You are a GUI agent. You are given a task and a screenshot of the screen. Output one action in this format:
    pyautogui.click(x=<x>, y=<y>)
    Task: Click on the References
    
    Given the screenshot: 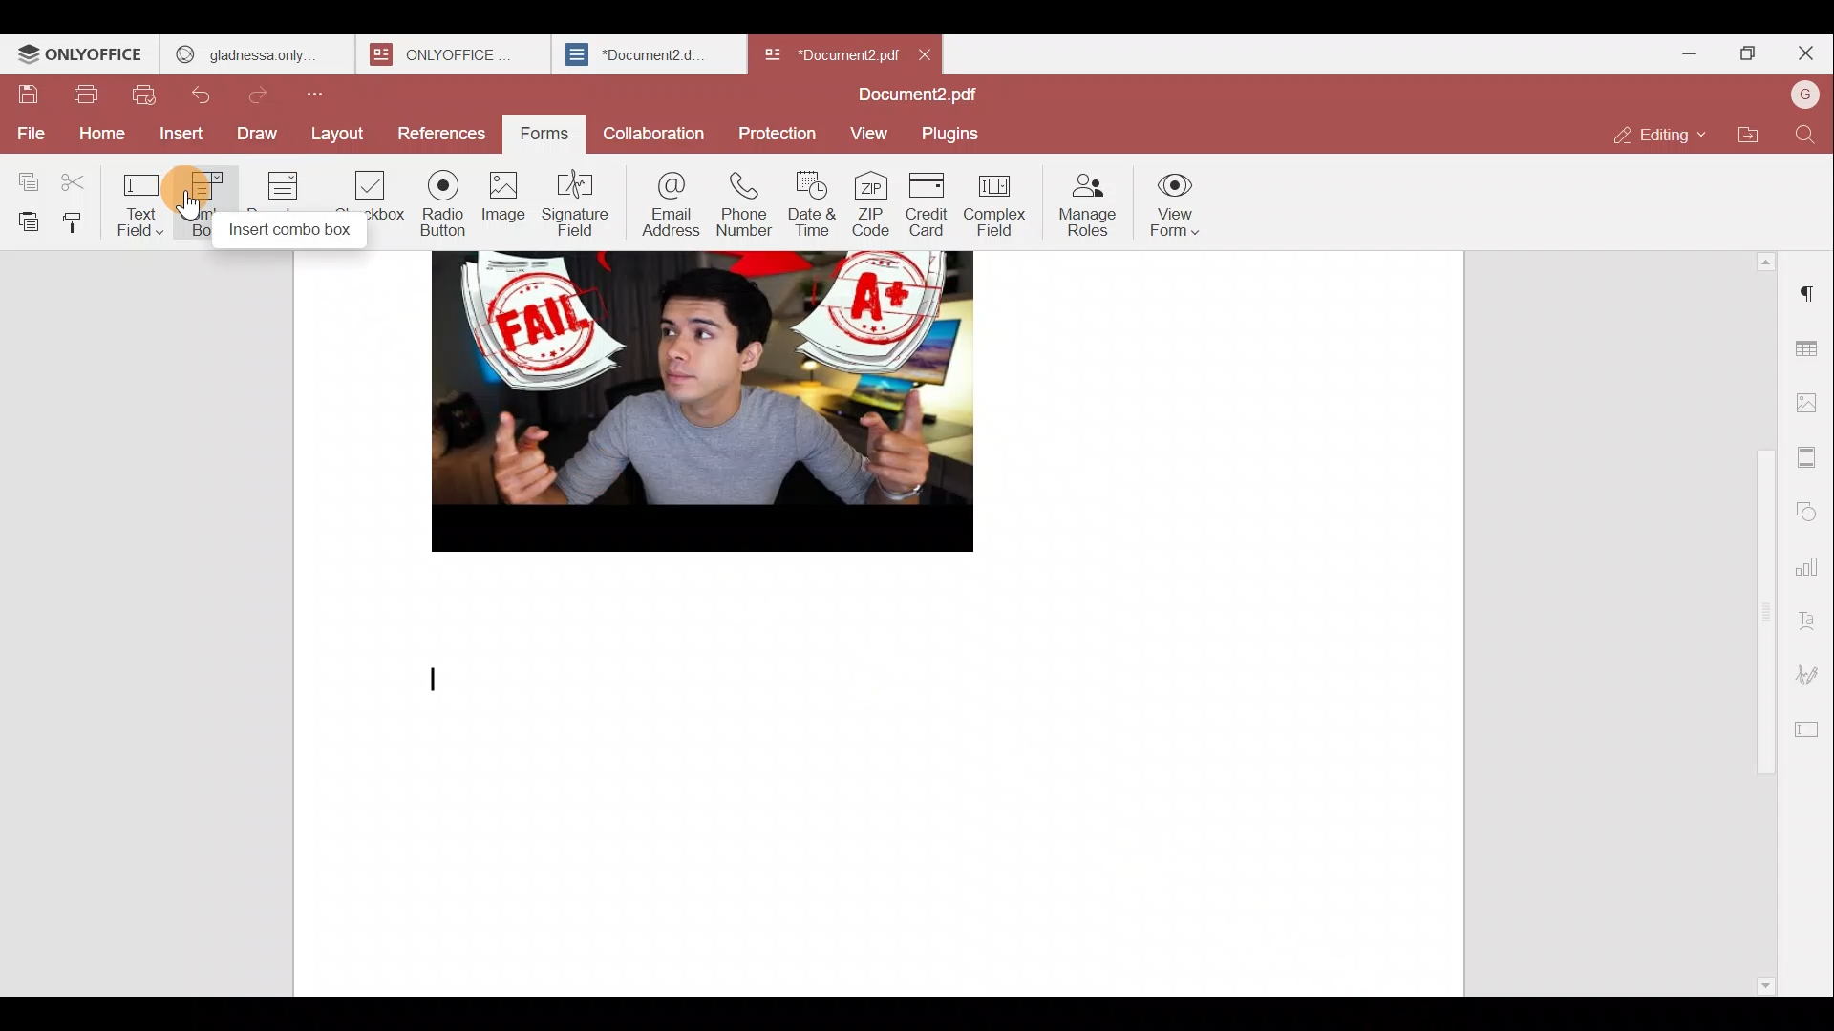 What is the action you would take?
    pyautogui.click(x=437, y=131)
    